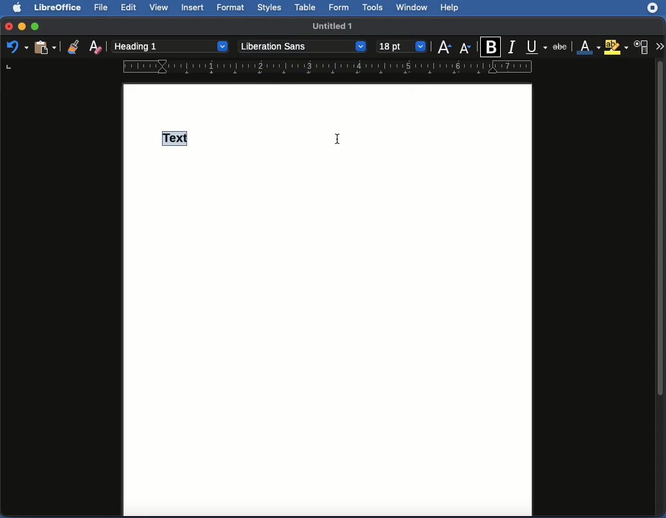  What do you see at coordinates (8, 26) in the screenshot?
I see `Close` at bounding box center [8, 26].